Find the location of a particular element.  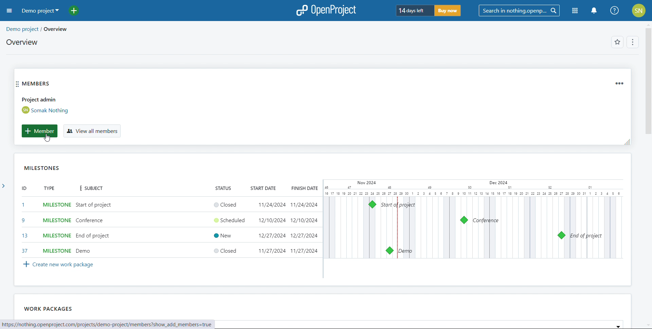

demo project is located at coordinates (22, 30).